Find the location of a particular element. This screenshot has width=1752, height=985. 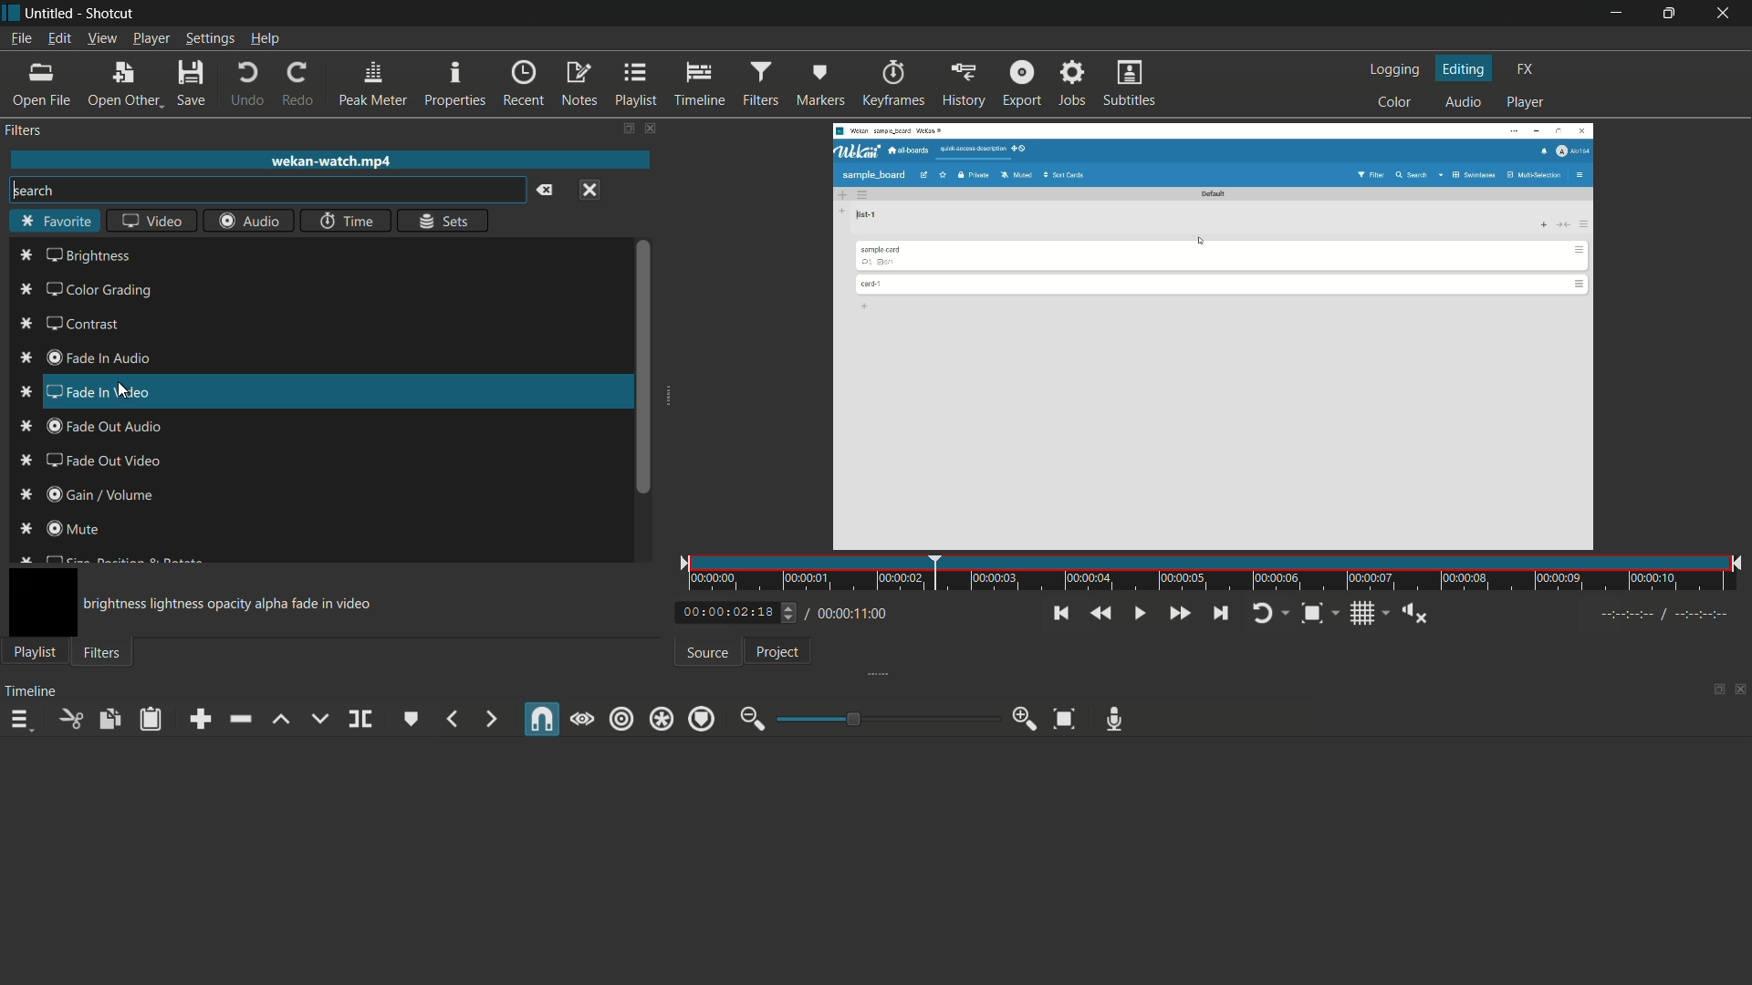

text is located at coordinates (233, 605).